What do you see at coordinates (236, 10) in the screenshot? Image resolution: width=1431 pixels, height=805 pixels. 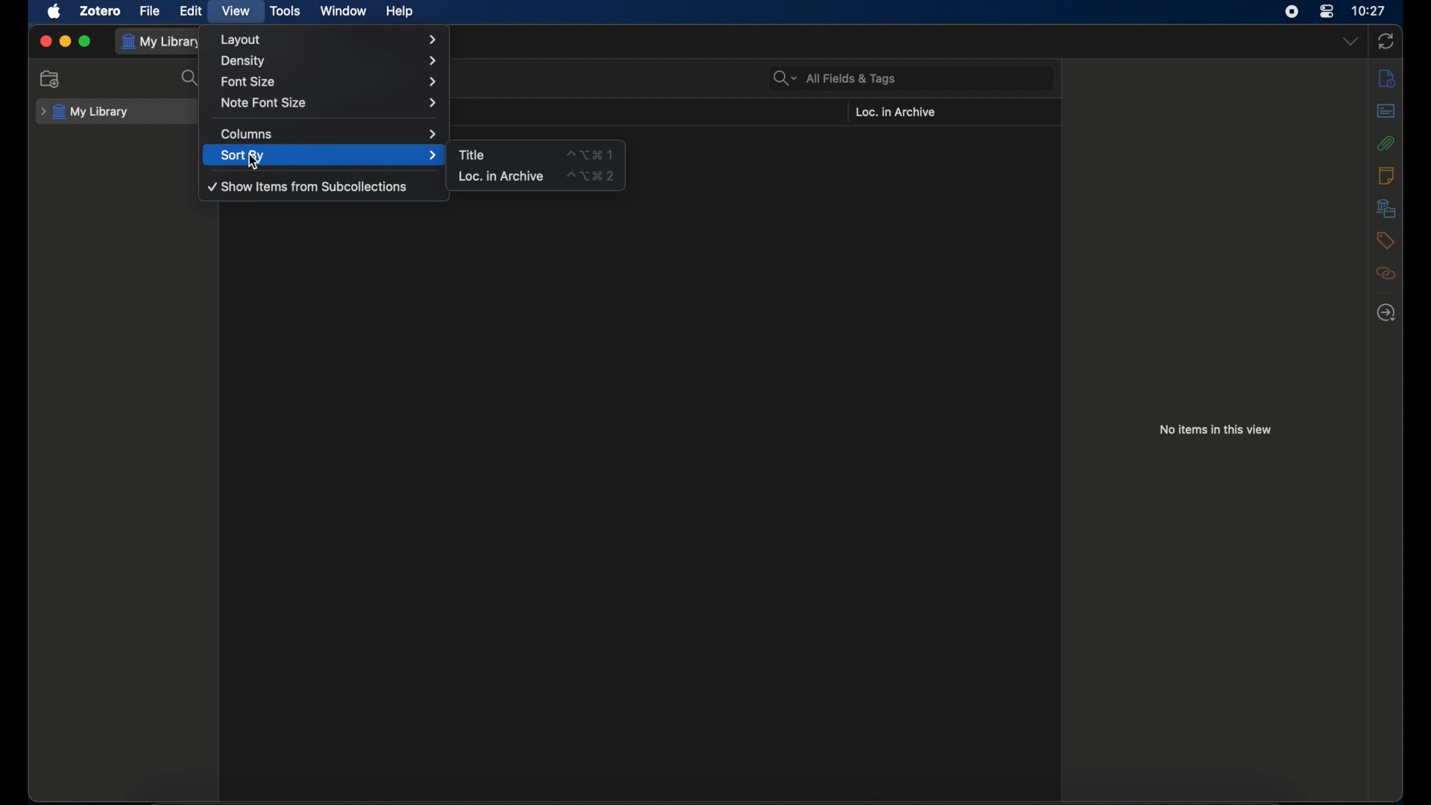 I see `view` at bounding box center [236, 10].